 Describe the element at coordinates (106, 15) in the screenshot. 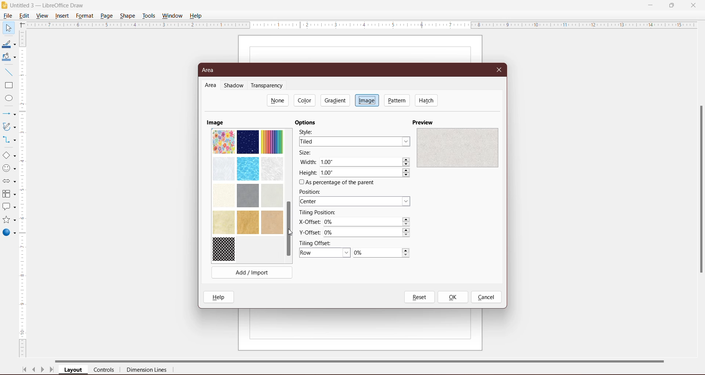

I see `Page` at that location.